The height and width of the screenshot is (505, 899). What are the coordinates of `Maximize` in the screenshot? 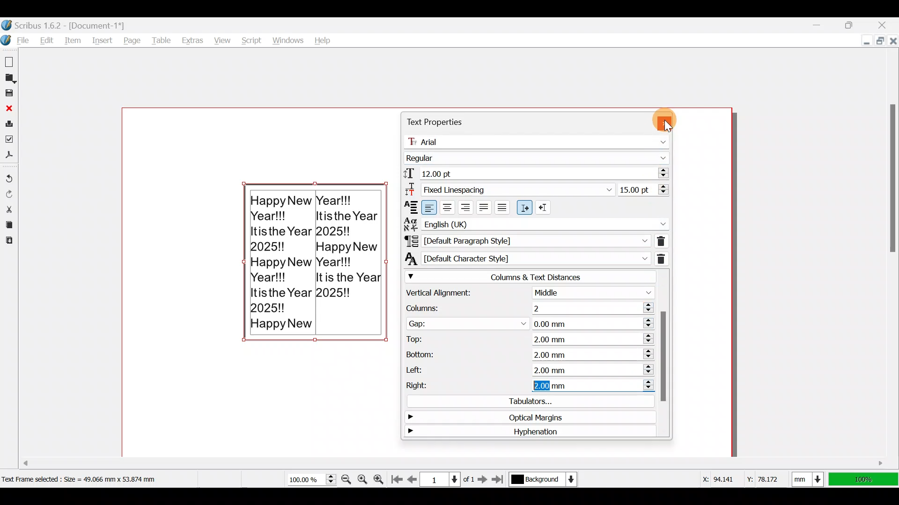 It's located at (880, 42).